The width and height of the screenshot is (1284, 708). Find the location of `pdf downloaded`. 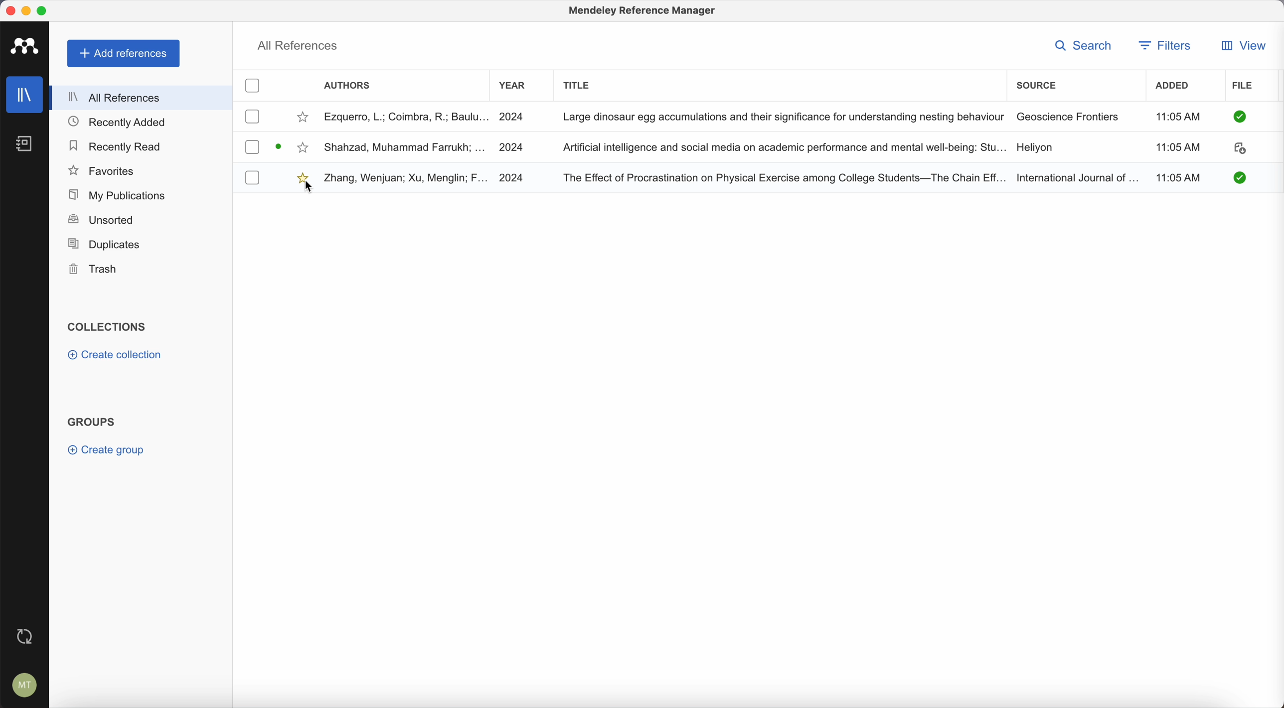

pdf downloaded is located at coordinates (1238, 117).